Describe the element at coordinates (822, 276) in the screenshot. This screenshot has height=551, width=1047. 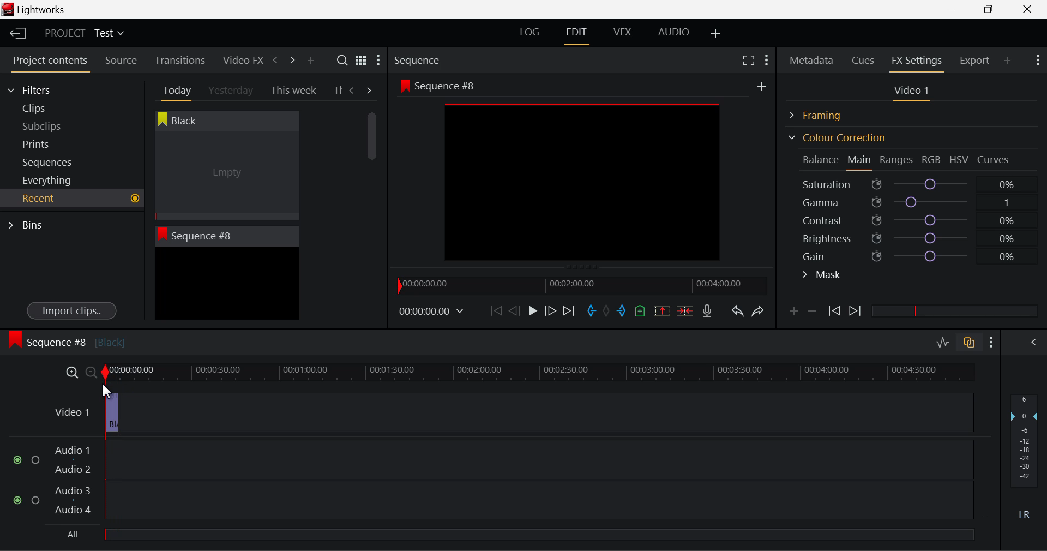
I see `Mask` at that location.